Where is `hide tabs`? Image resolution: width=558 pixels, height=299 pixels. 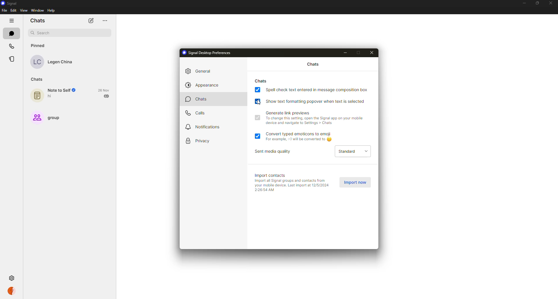 hide tabs is located at coordinates (11, 20).